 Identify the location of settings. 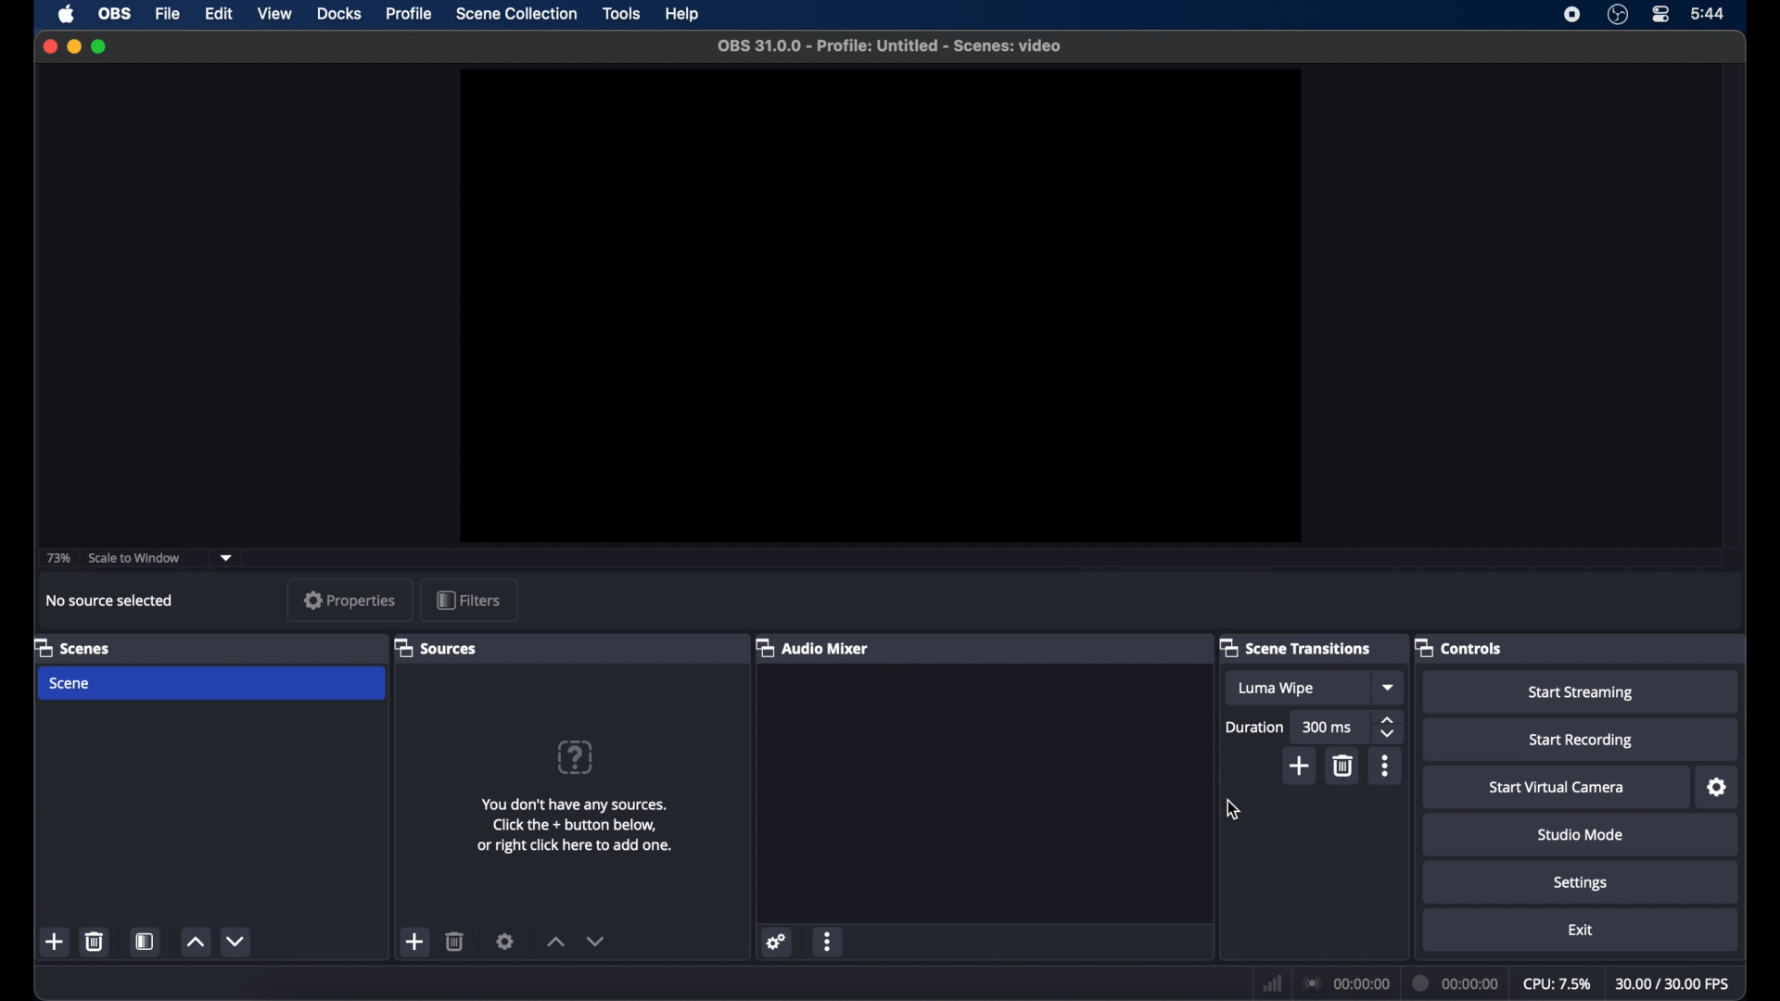
(1580, 883).